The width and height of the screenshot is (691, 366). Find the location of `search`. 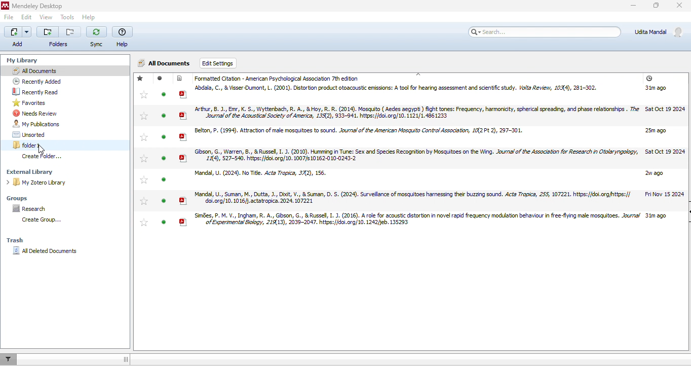

search is located at coordinates (543, 32).